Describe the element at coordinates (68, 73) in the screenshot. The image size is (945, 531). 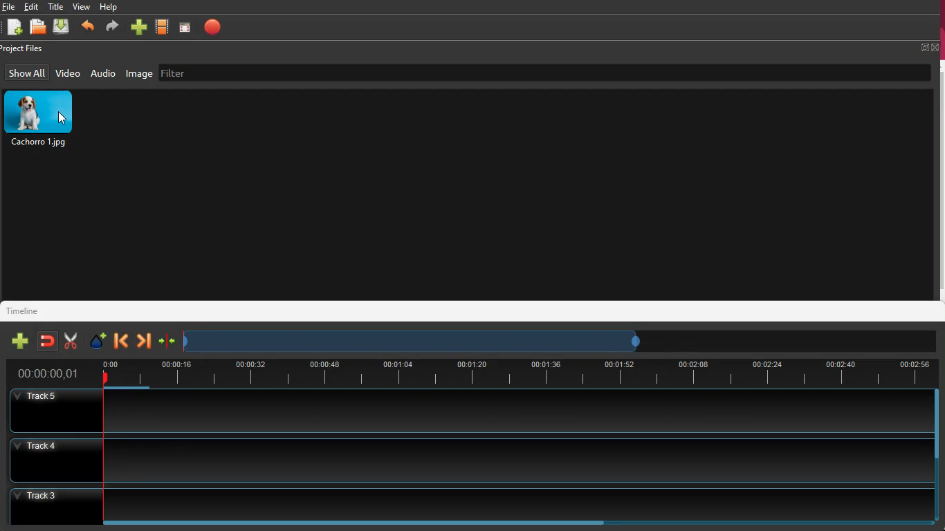
I see `video` at that location.